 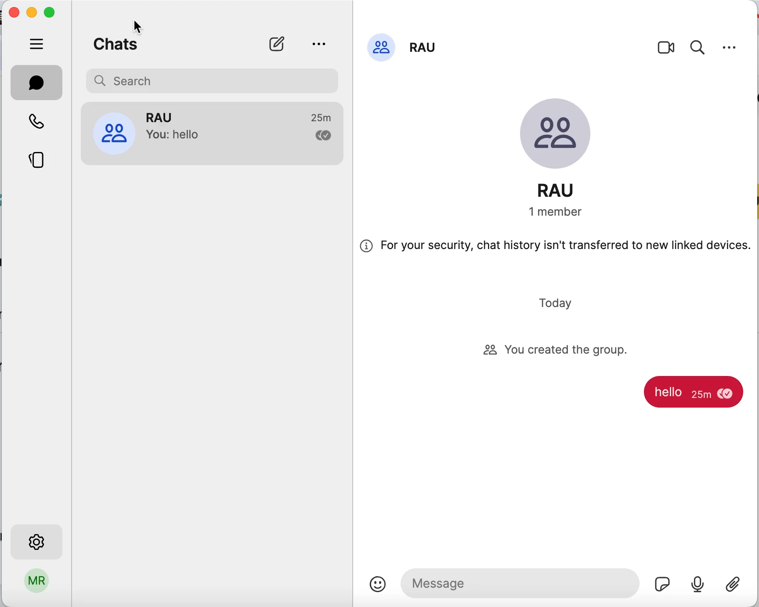 I want to click on group name, so click(x=562, y=191).